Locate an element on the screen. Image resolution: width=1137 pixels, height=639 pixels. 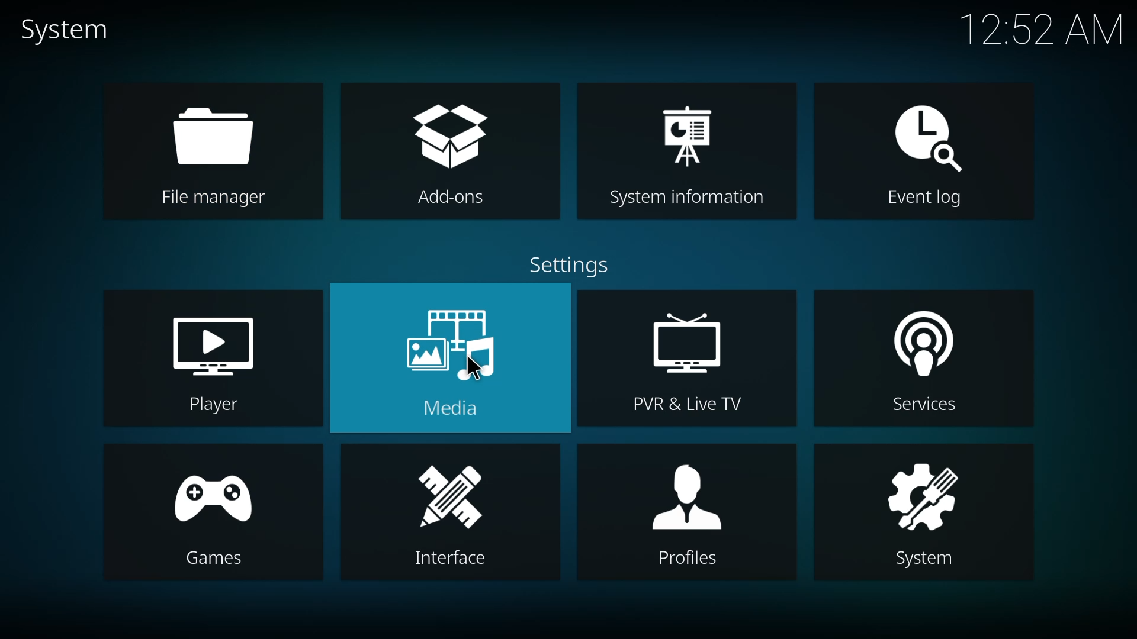
add-ons is located at coordinates (455, 135).